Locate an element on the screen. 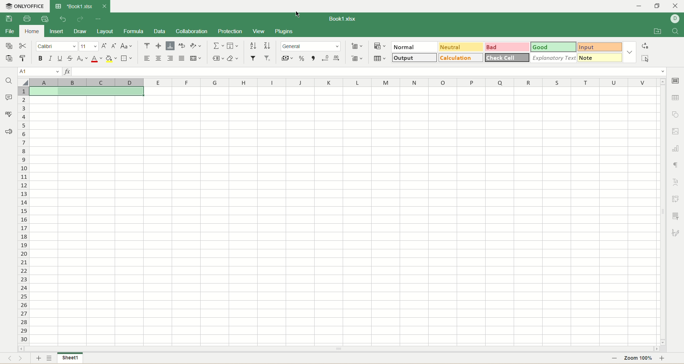 The height and width of the screenshot is (364, 684). save is located at coordinates (7, 19).